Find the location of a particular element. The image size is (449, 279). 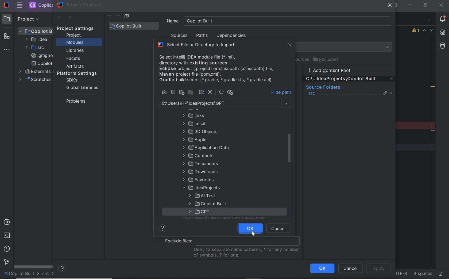

options is located at coordinates (429, 20).